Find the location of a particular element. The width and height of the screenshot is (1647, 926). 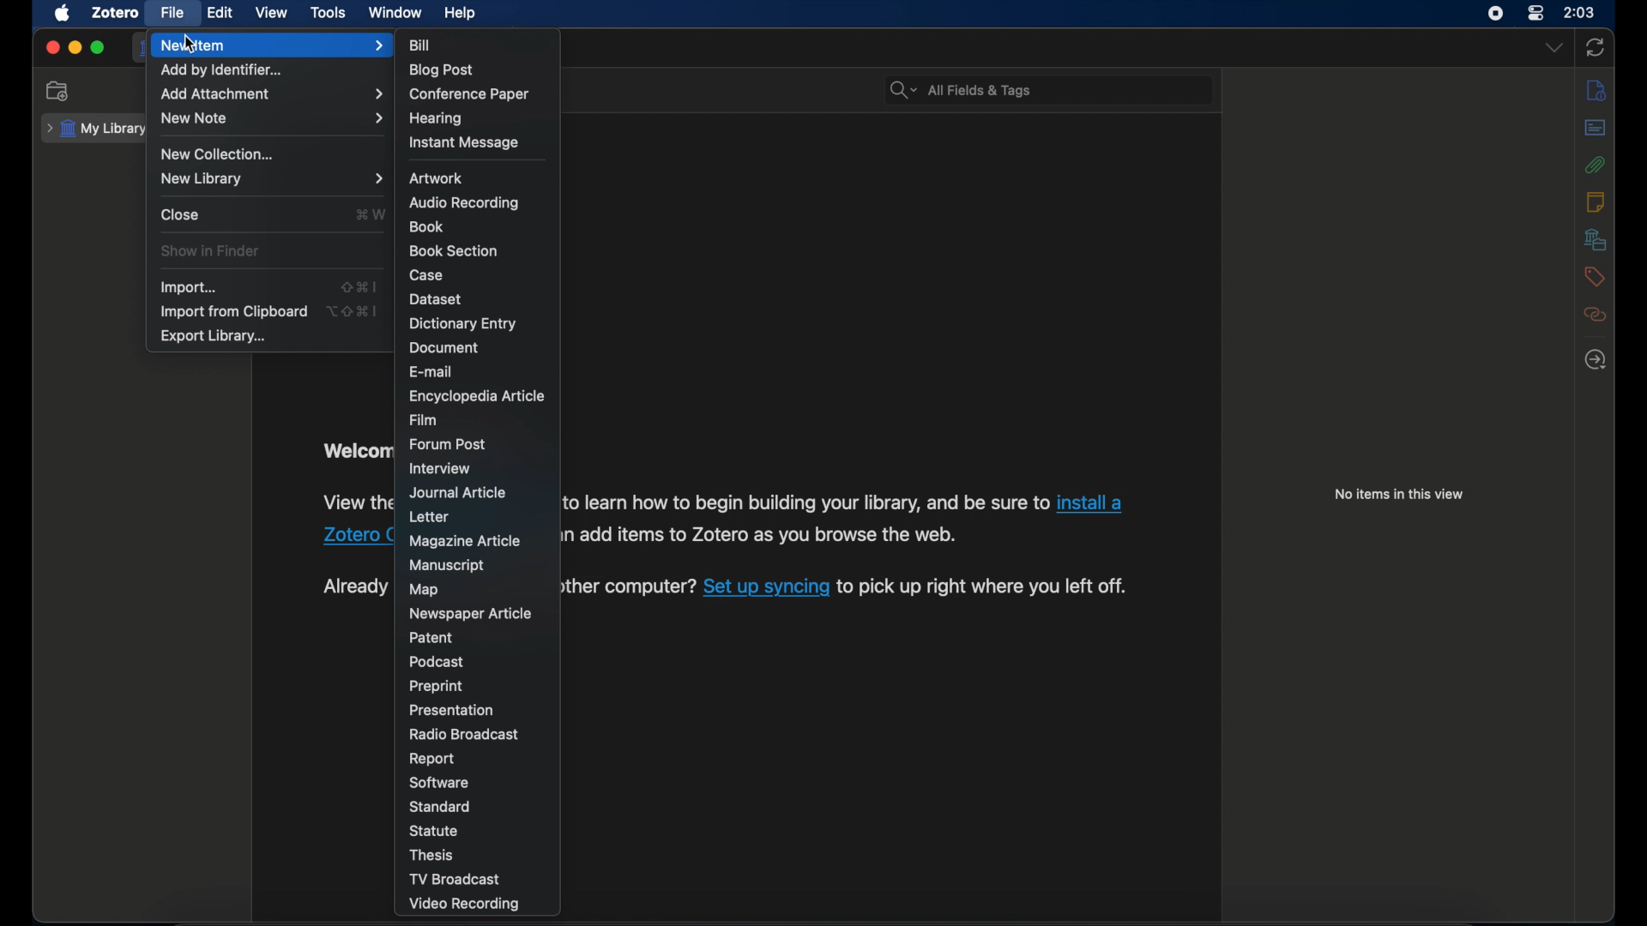

patent is located at coordinates (431, 637).